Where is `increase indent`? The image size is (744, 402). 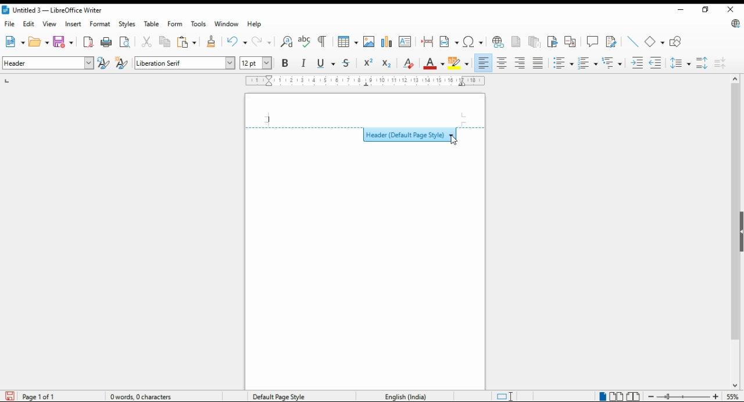
increase indent is located at coordinates (638, 63).